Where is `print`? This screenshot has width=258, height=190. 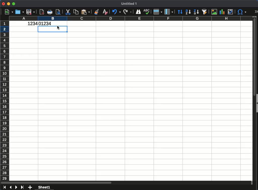
print is located at coordinates (50, 12).